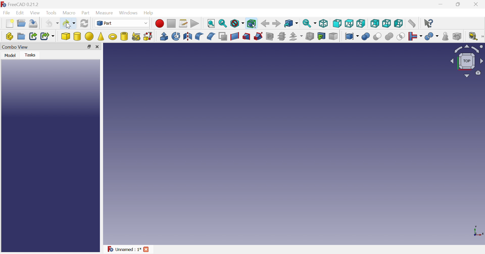 The height and width of the screenshot is (254, 485). Describe the element at coordinates (11, 56) in the screenshot. I see `Model` at that location.